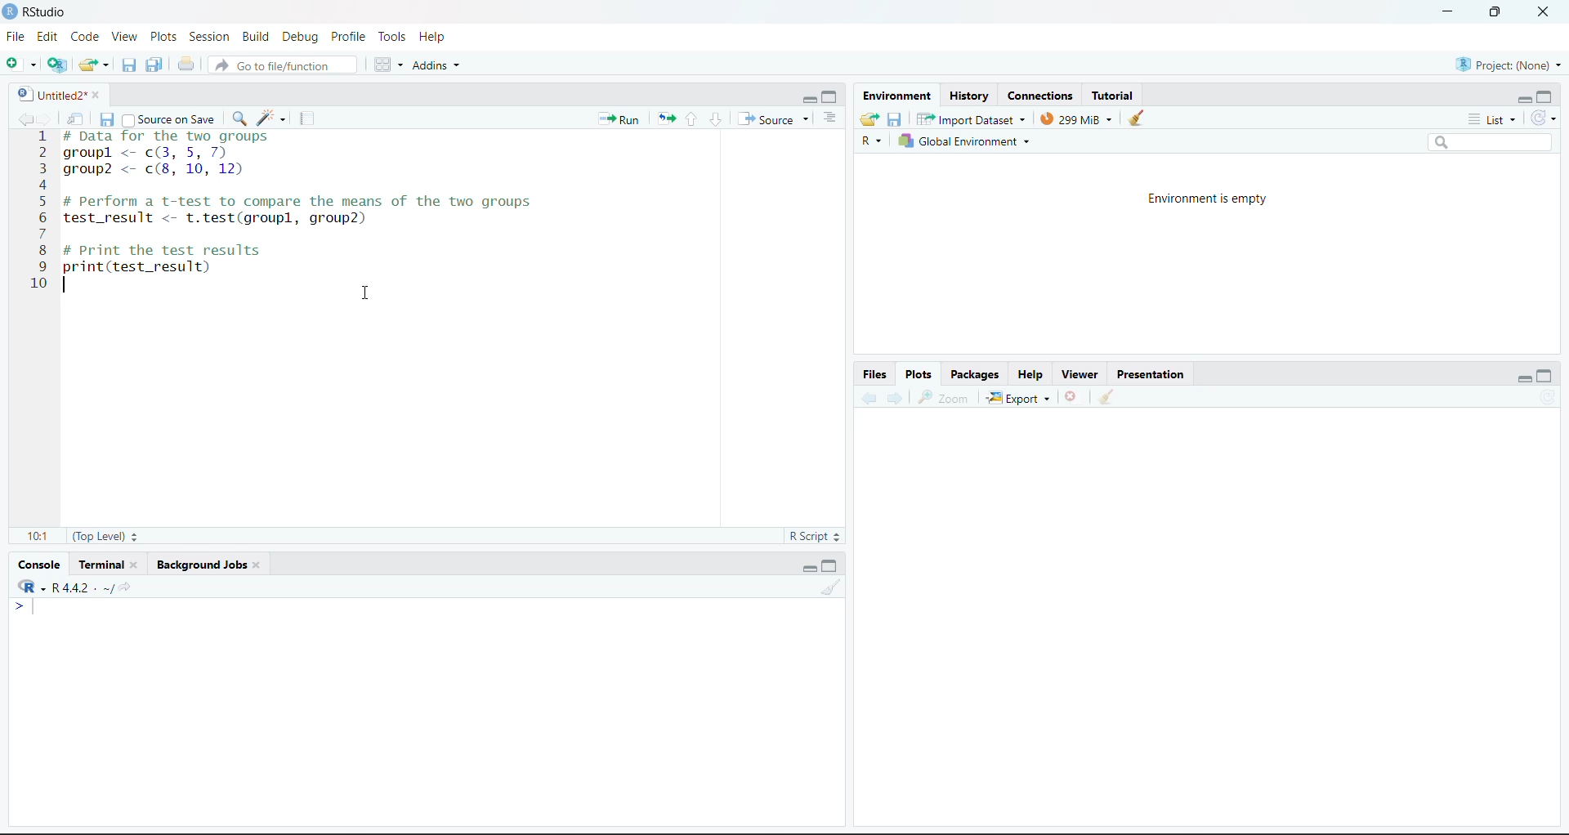 Image resolution: width=1569 pixels, height=835 pixels. Describe the element at coordinates (313, 202) in the screenshot. I see `# Data for the two groups

groupl <- c(3, 5, 7)

group2 <- c(8, 10, 12)

# Perform a t-test to compare the means of the two groups
test_result <- t.test(groupl, group2)

# Print the test results

print(test_result)` at that location.